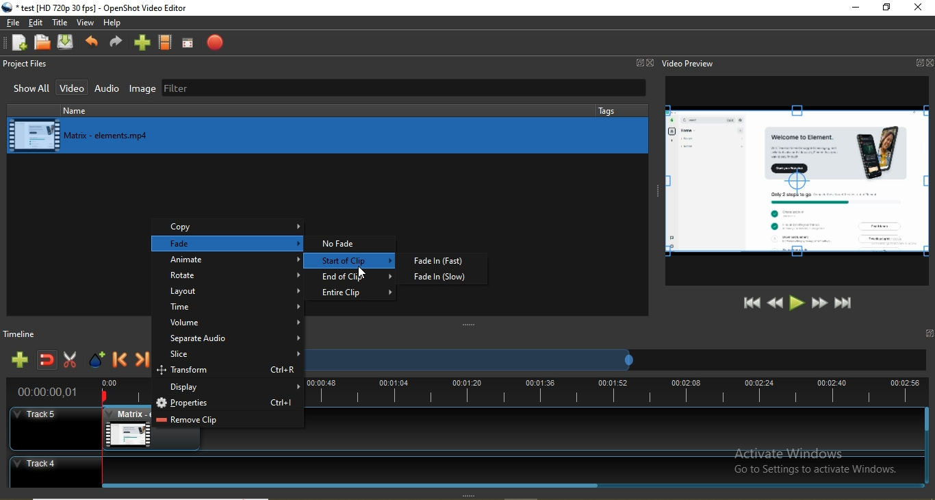 The height and width of the screenshot is (500, 935). I want to click on Undo, so click(93, 43).